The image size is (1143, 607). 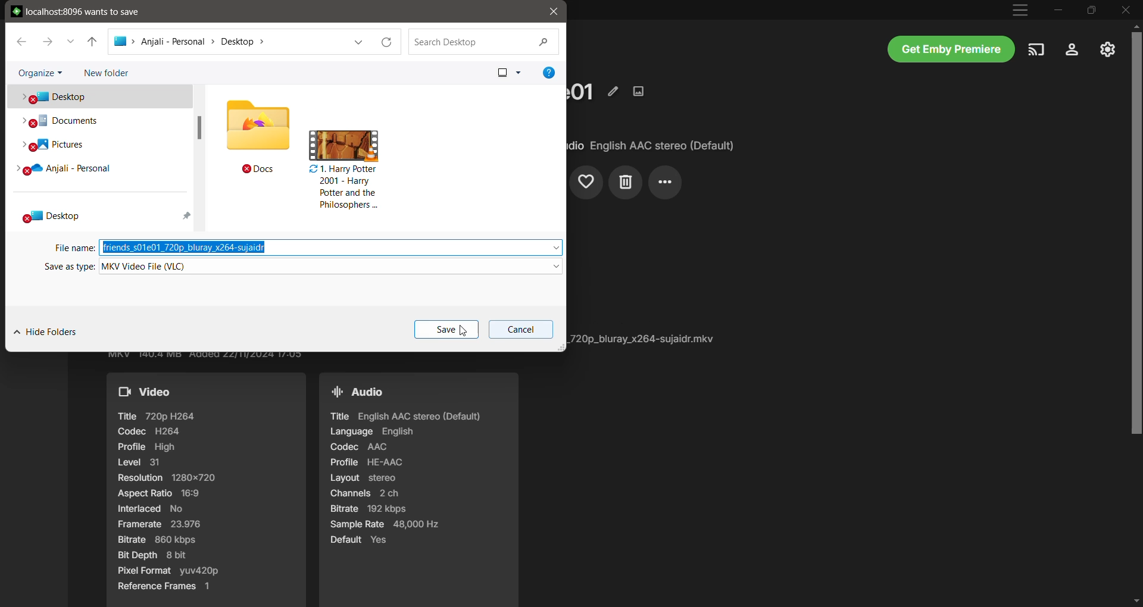 I want to click on Pictures folder, so click(x=98, y=145).